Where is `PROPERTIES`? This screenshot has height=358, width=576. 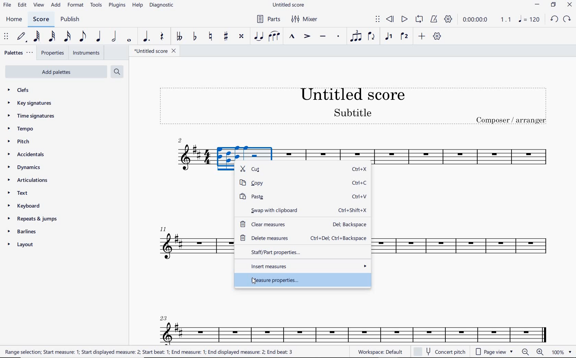
PROPERTIES is located at coordinates (52, 54).